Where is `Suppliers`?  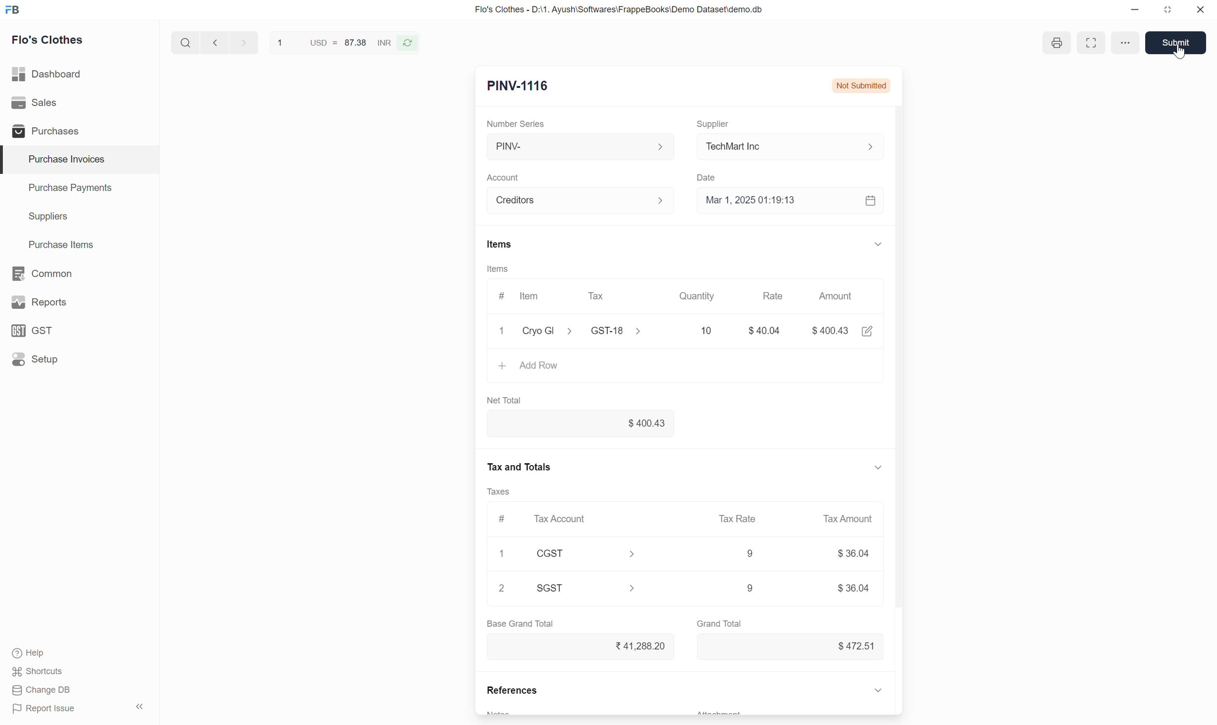
Suppliers is located at coordinates (41, 217).